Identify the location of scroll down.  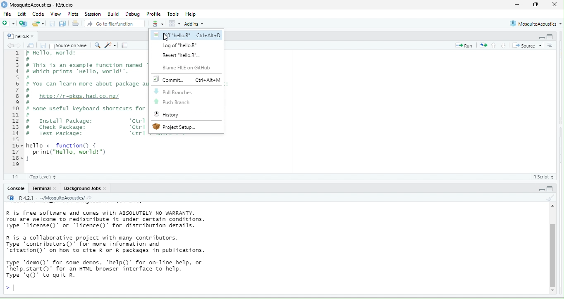
(553, 290).